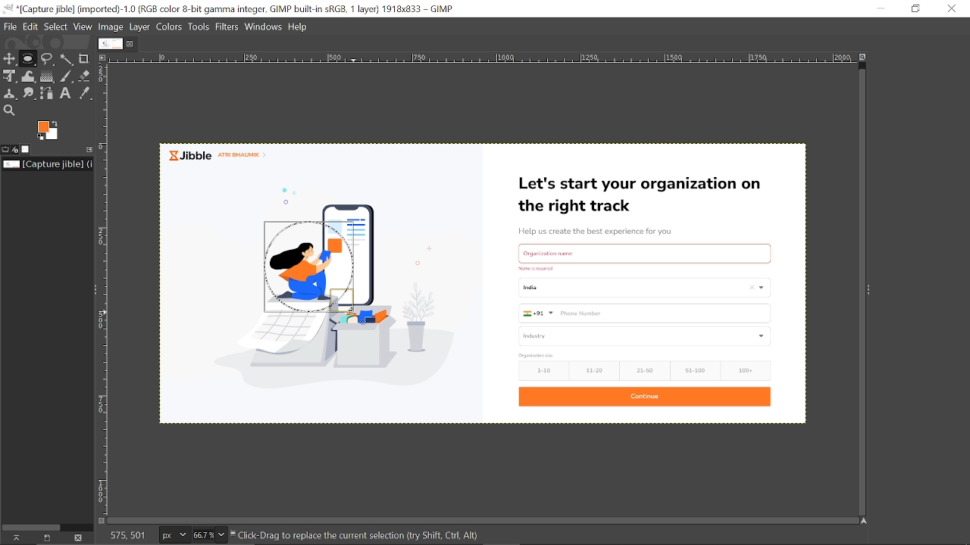 The image size is (970, 545). I want to click on Smudge tool, so click(30, 93).